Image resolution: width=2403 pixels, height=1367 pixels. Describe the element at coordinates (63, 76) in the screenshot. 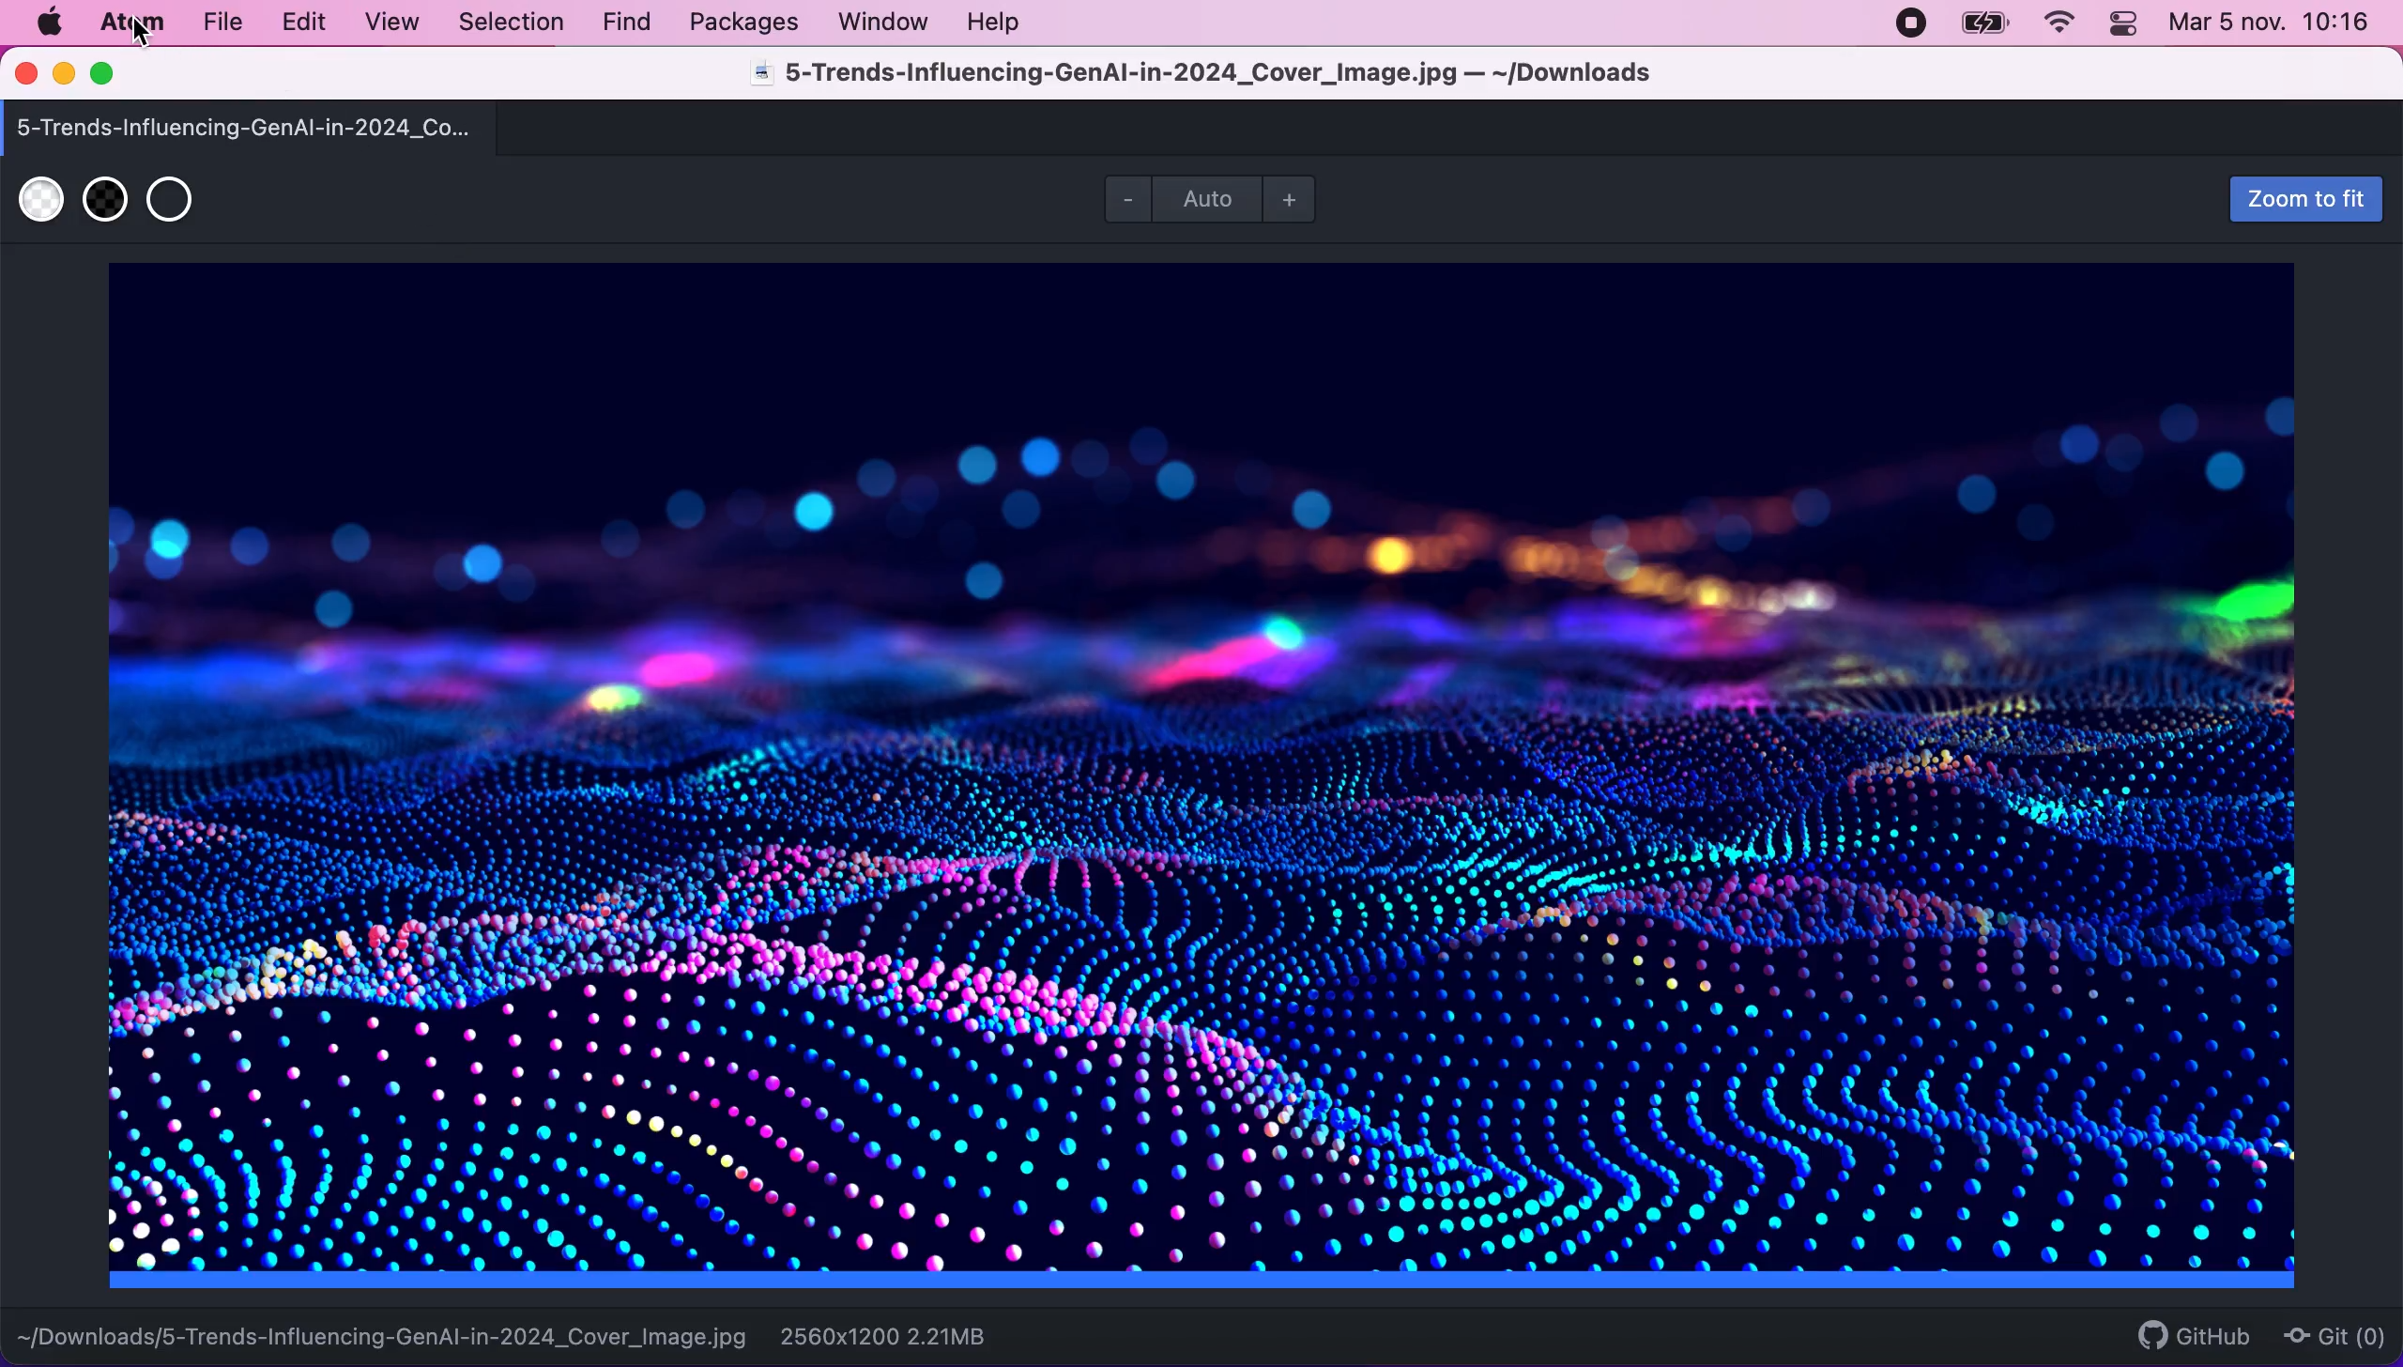

I see `minimize` at that location.